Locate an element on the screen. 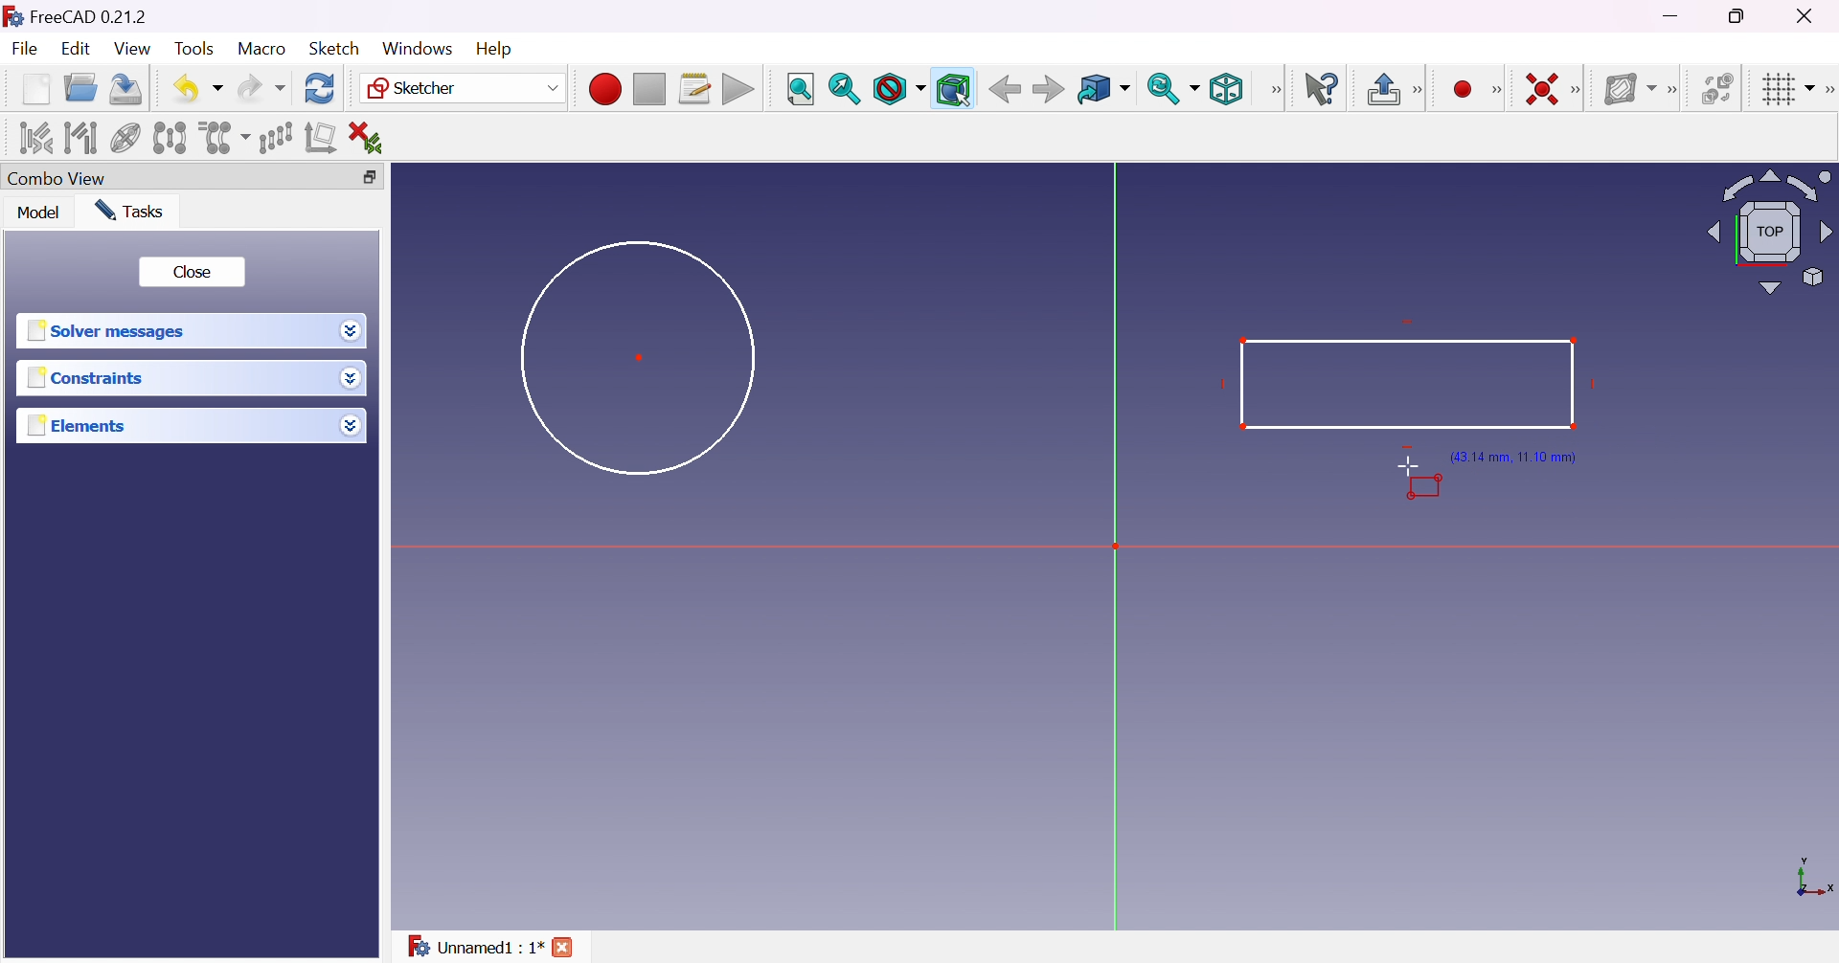  Back is located at coordinates (1005, 88).